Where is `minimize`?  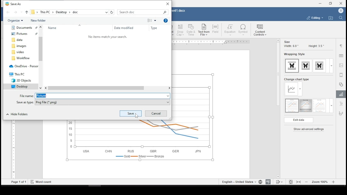 minimize is located at coordinates (320, 3).